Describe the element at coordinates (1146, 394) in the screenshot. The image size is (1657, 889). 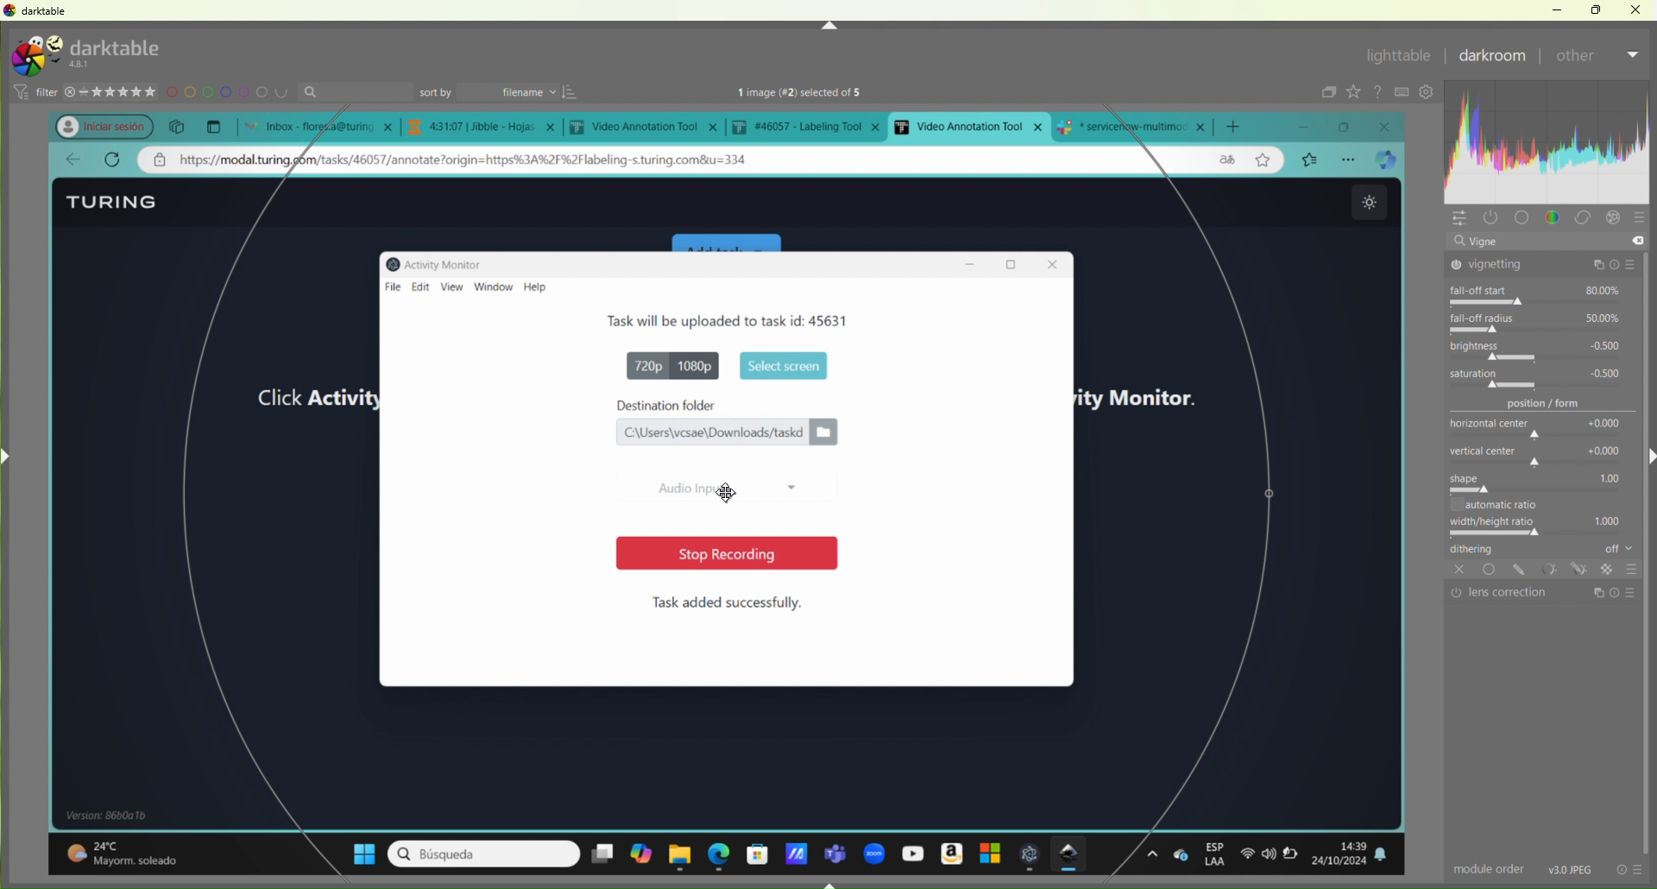
I see `activity monitor` at that location.